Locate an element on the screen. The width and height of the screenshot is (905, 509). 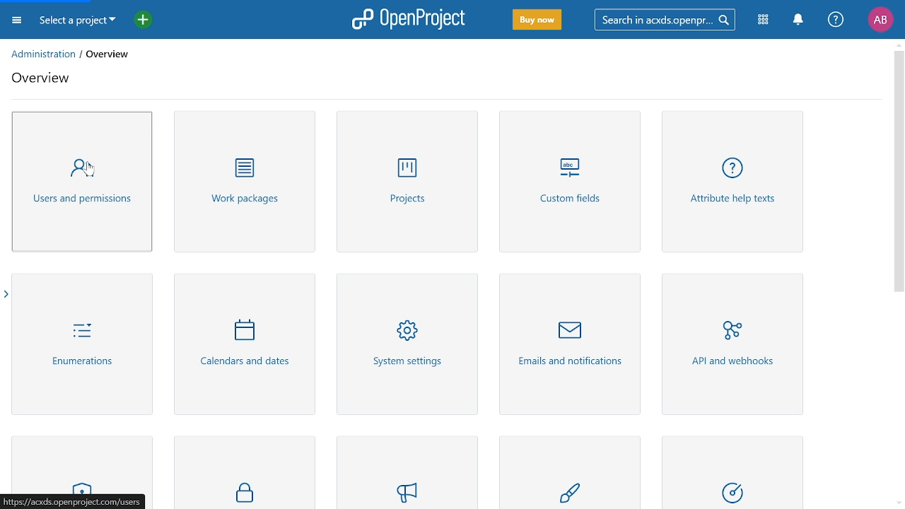
Calender and dates is located at coordinates (241, 346).